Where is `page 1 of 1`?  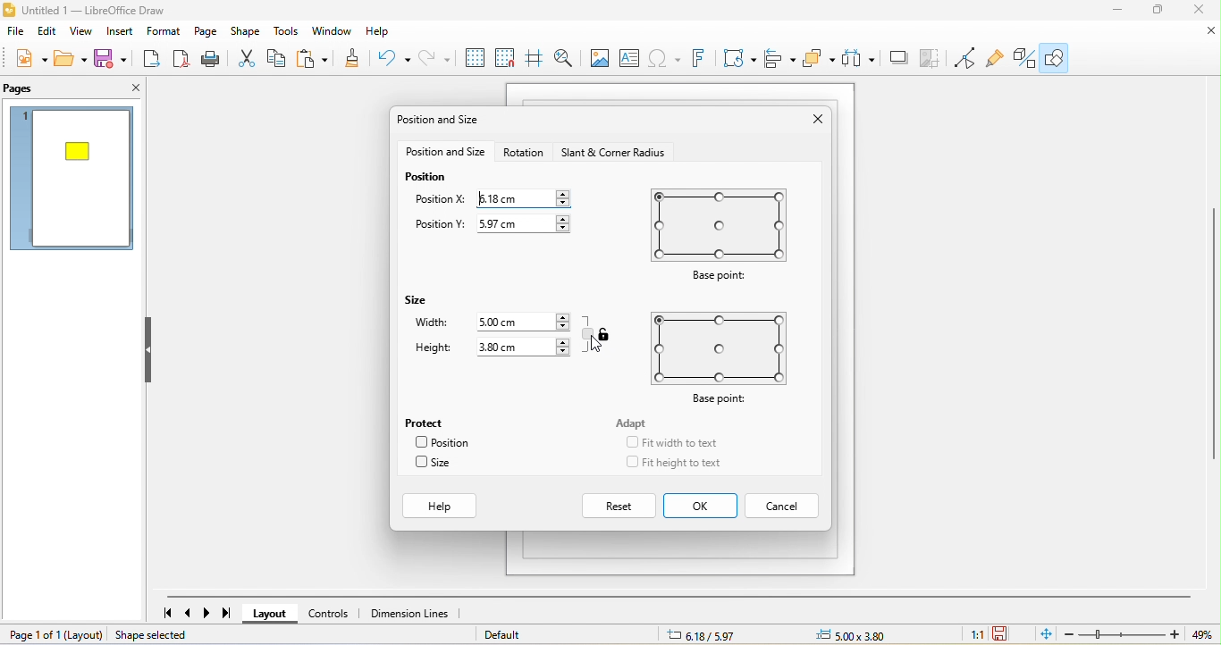
page 1 of 1 is located at coordinates (55, 635).